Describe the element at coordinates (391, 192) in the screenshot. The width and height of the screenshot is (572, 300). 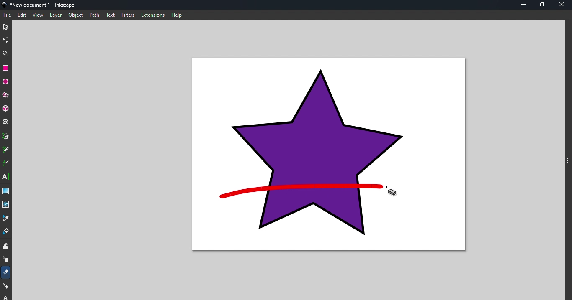
I see `cursor` at that location.